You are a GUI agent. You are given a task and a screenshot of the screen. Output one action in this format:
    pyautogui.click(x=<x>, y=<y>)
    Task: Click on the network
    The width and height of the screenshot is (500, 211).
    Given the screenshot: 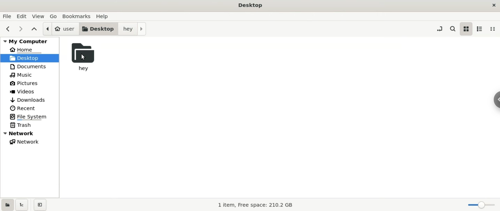 What is the action you would take?
    pyautogui.click(x=30, y=141)
    